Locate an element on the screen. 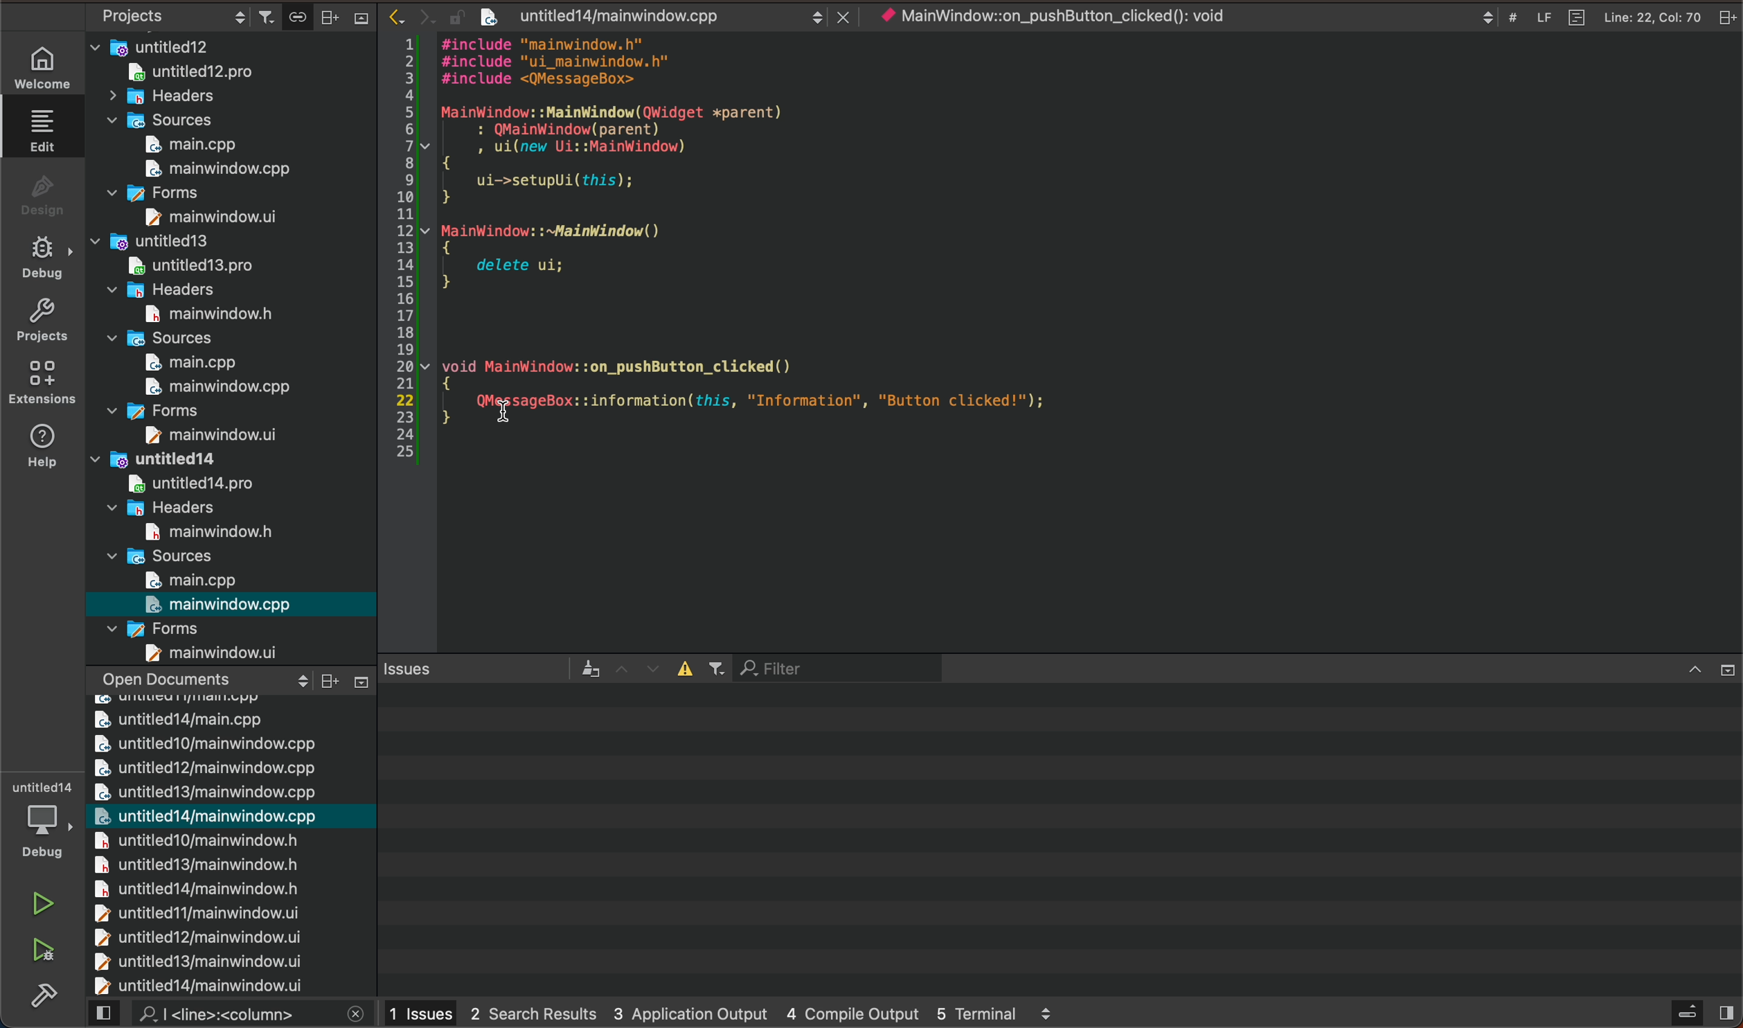 The width and height of the screenshot is (1743, 1028). terminal is located at coordinates (1059, 838).